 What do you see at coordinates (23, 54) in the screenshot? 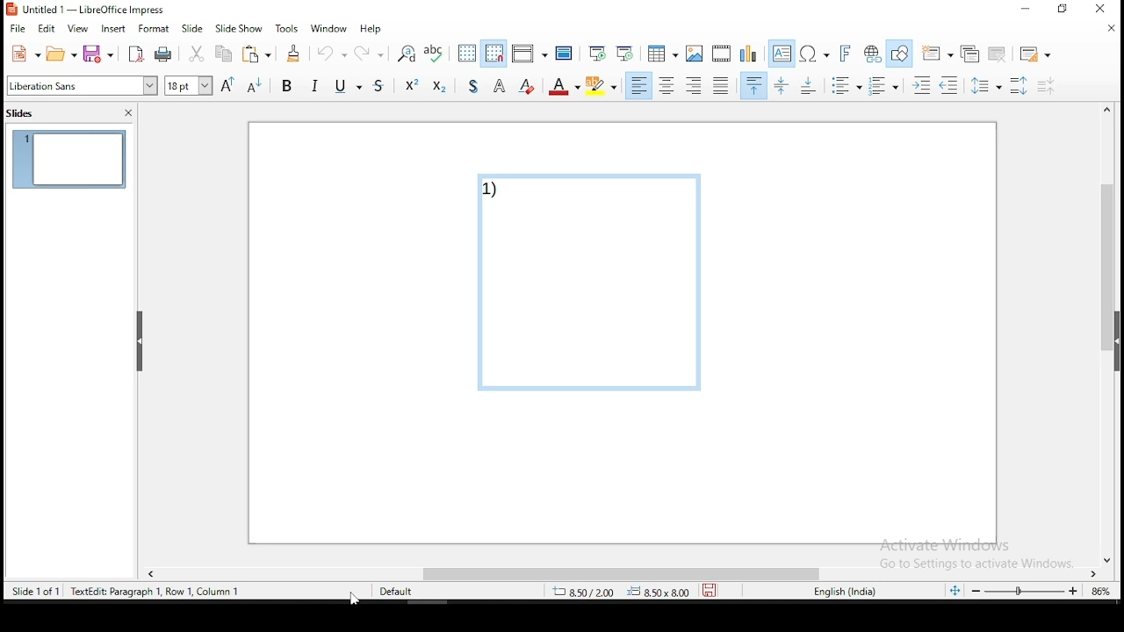
I see `new tool` at bounding box center [23, 54].